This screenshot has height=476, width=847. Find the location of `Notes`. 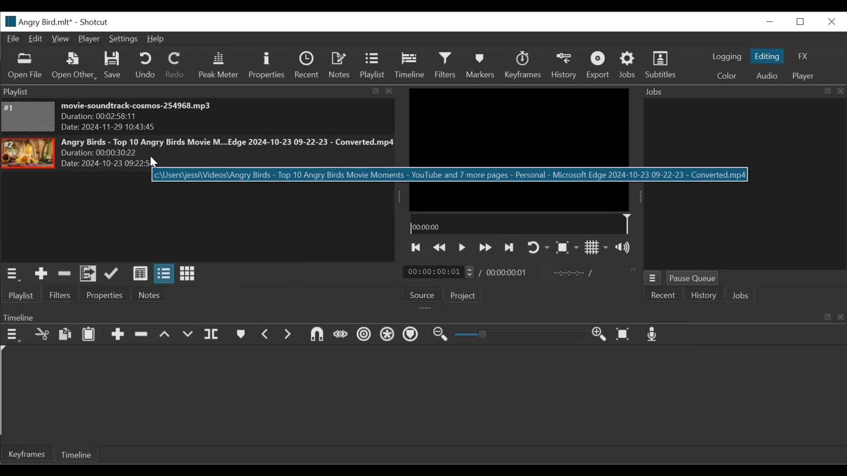

Notes is located at coordinates (149, 295).